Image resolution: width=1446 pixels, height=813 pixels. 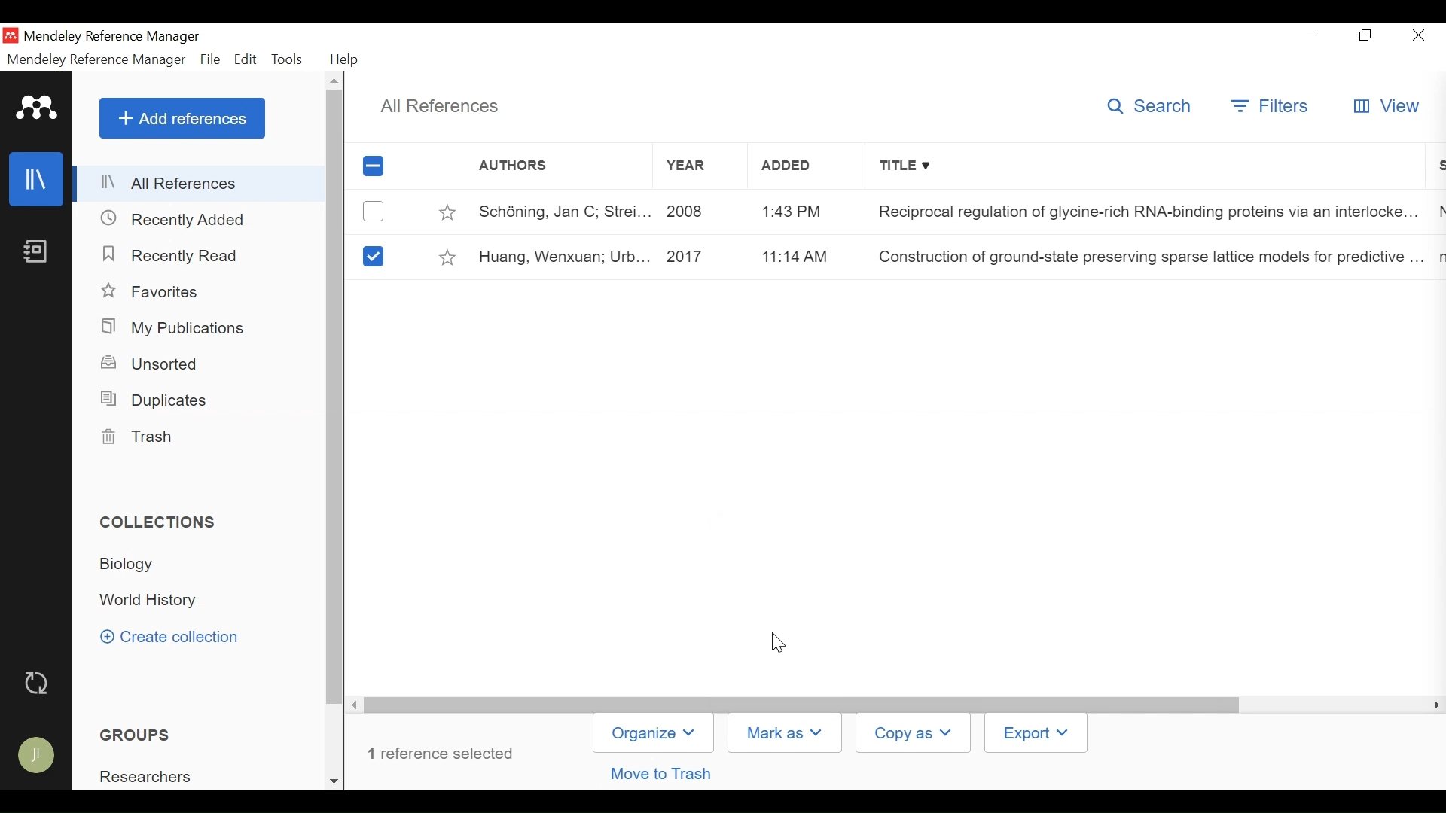 What do you see at coordinates (349, 59) in the screenshot?
I see `Help` at bounding box center [349, 59].